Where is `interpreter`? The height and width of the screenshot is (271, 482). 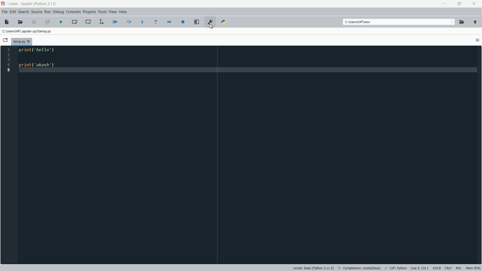
interpreter is located at coordinates (313, 268).